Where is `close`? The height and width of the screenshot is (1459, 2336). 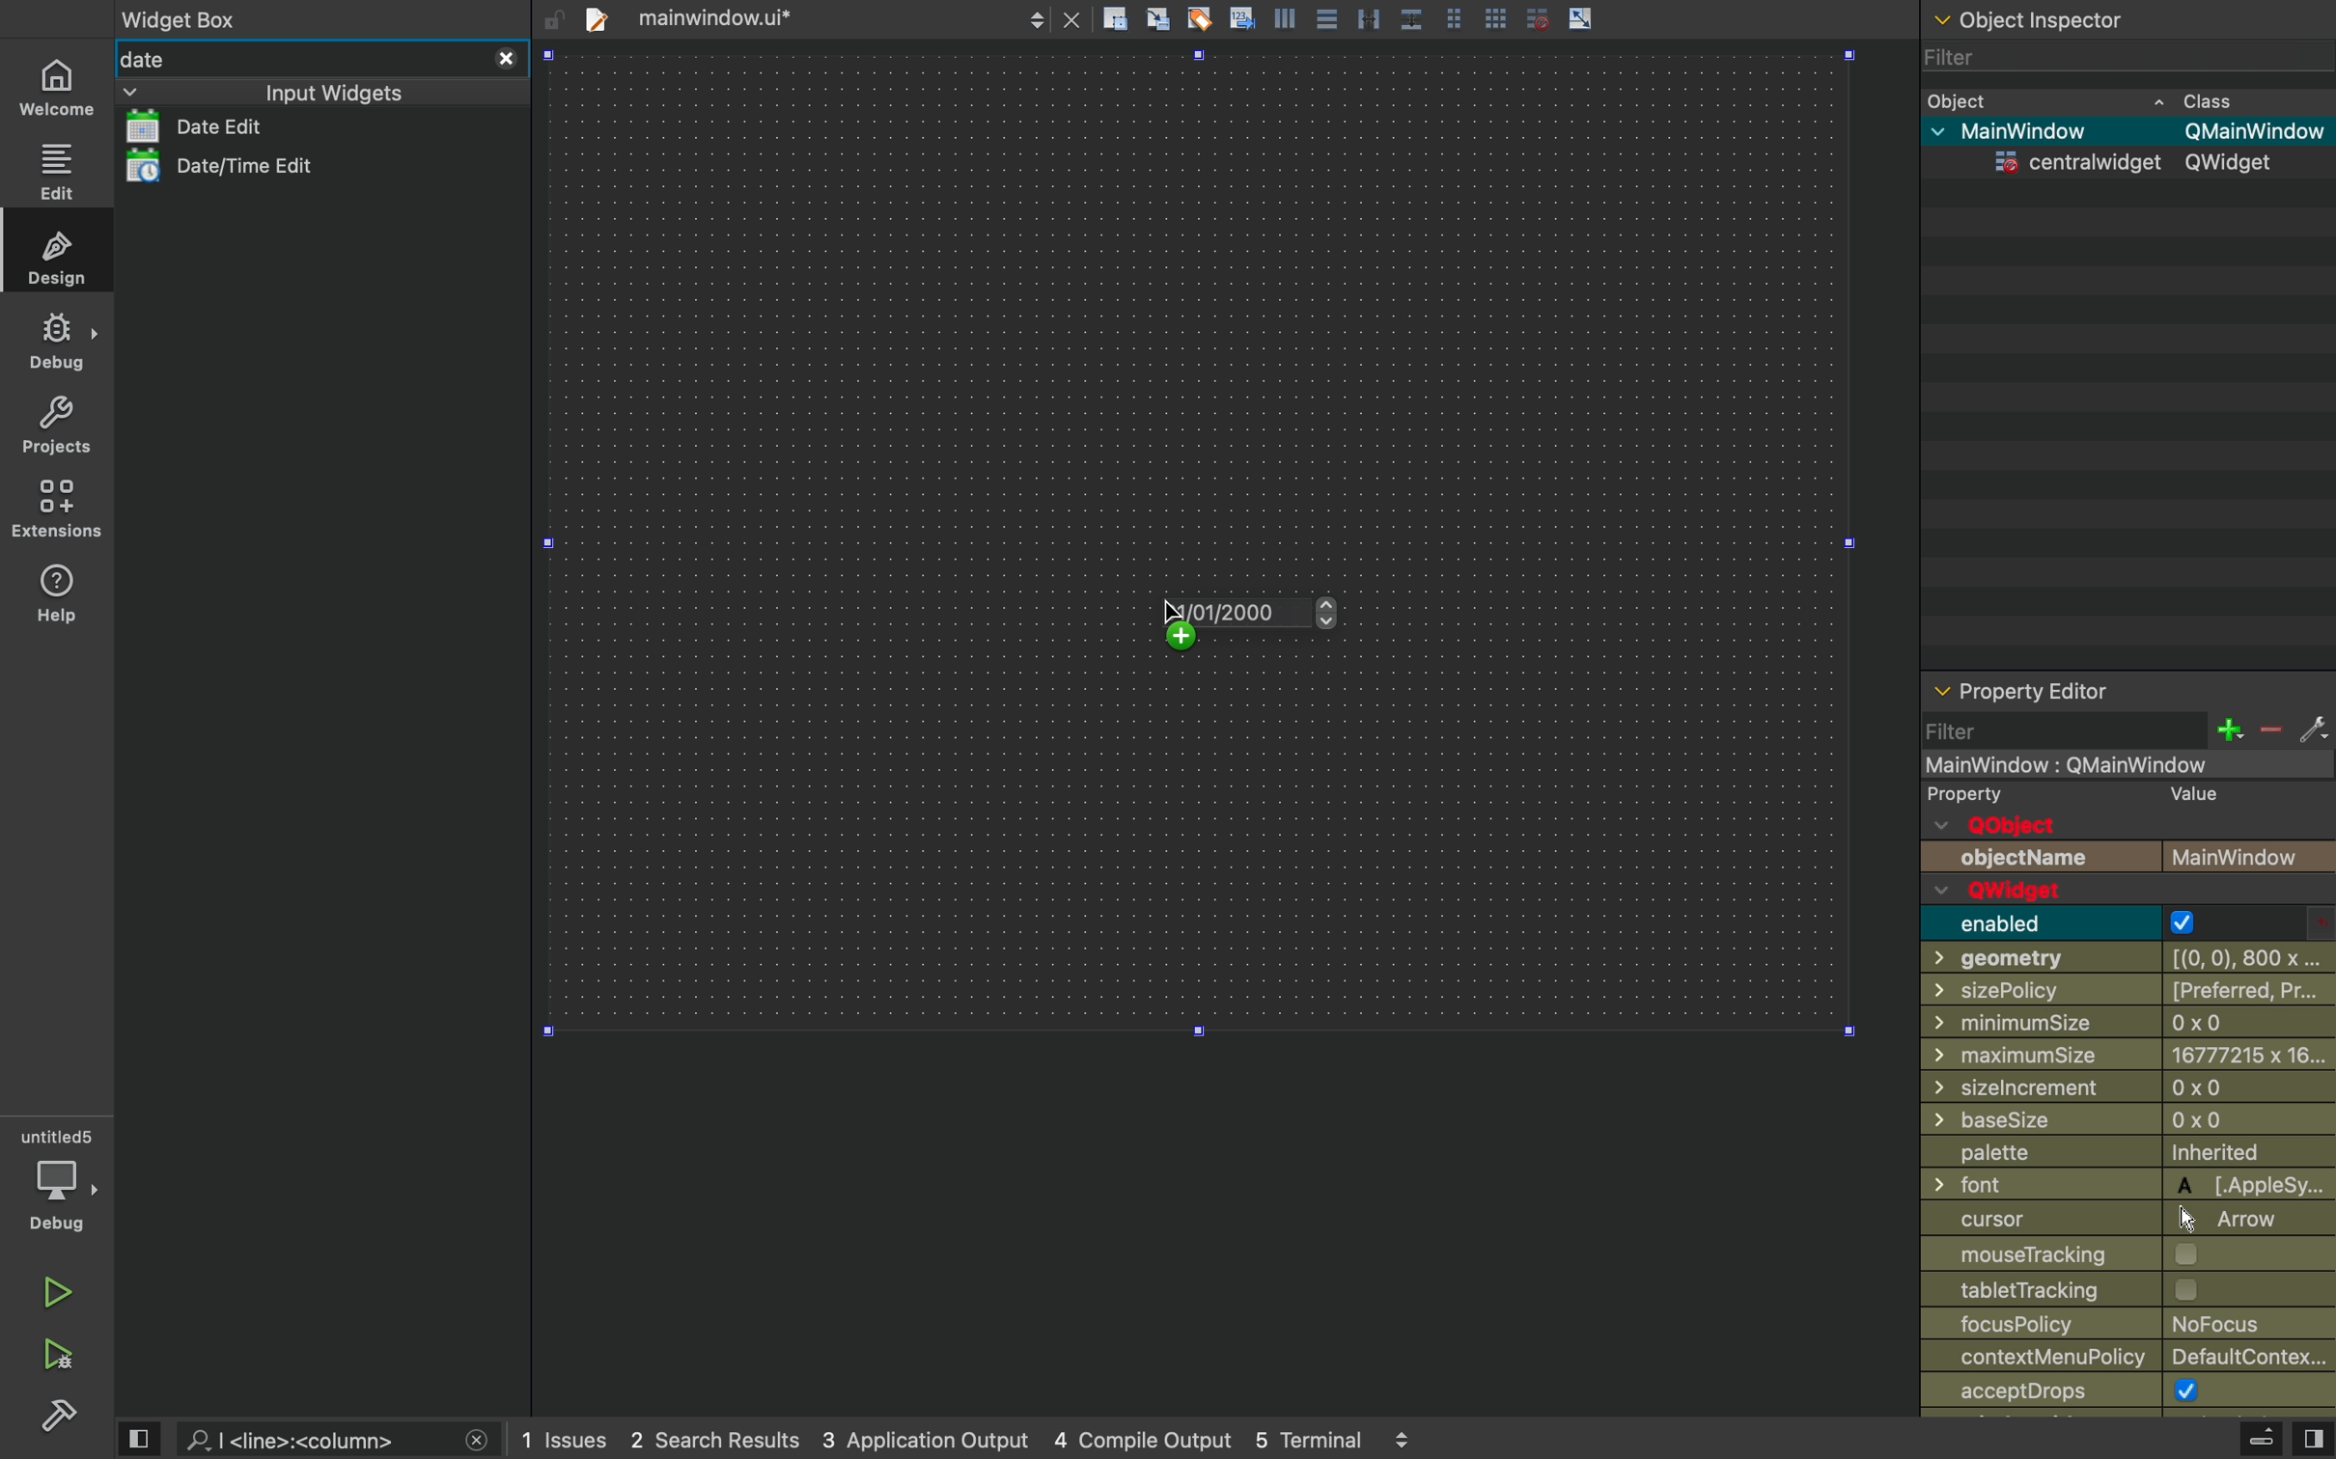
close is located at coordinates (477, 1443).